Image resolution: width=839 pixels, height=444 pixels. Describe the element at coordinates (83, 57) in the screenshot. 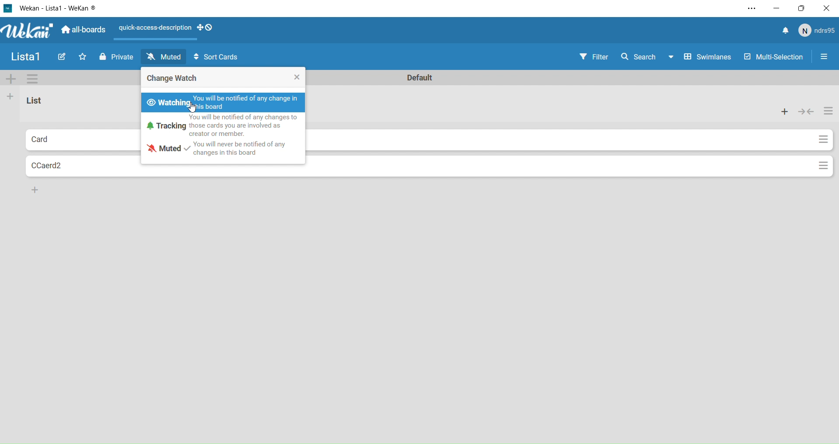

I see `Favourites` at that location.